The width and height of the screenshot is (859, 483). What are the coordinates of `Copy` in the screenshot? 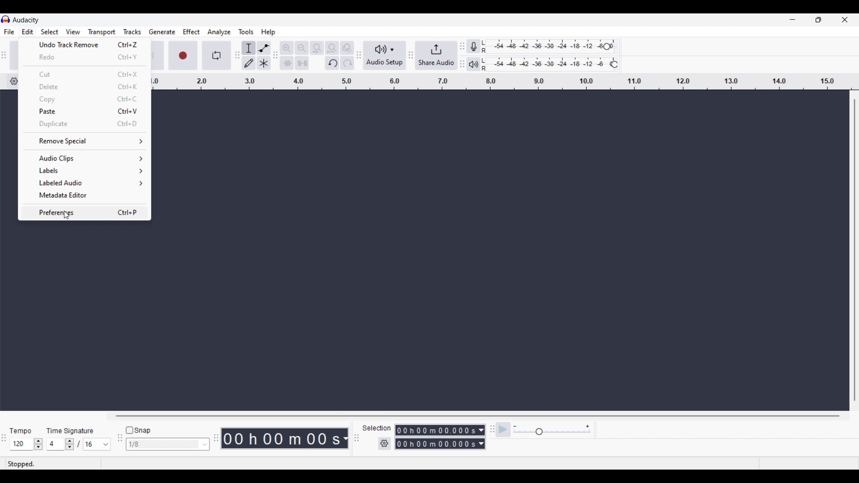 It's located at (85, 99).